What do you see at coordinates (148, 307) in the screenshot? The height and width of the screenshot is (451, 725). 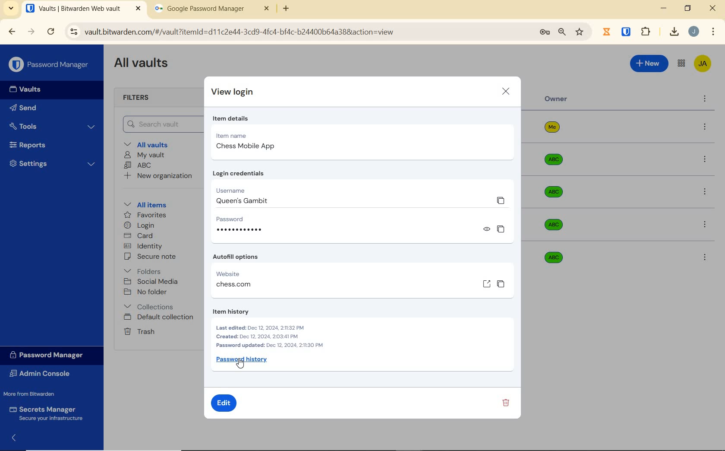 I see `collections` at bounding box center [148, 307].